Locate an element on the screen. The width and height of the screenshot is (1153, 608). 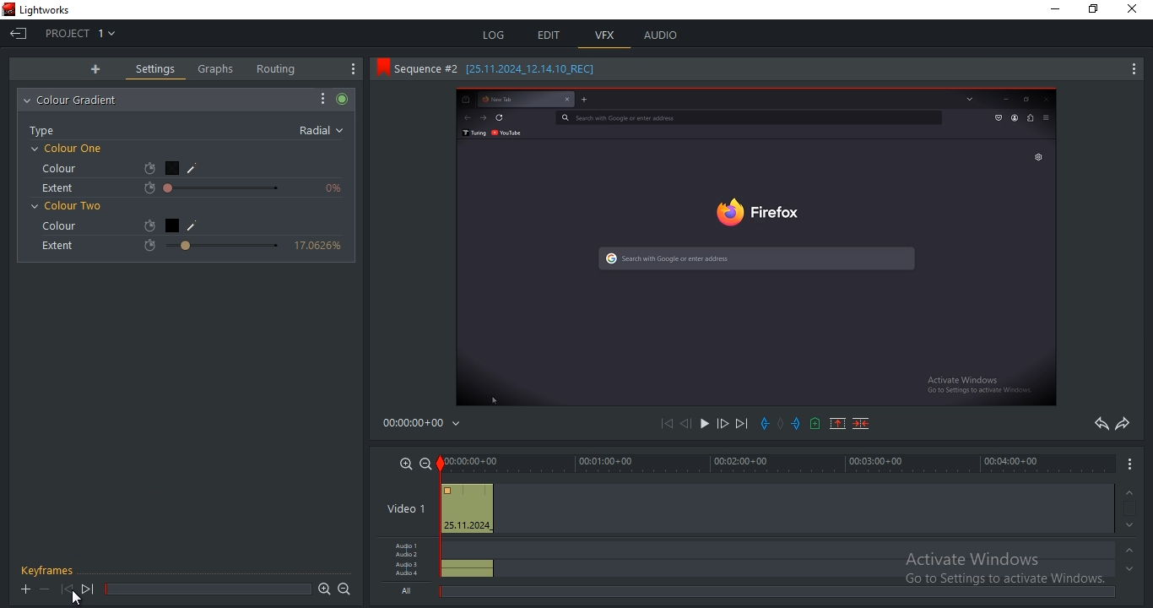
Nudge one frame forward is located at coordinates (726, 423).